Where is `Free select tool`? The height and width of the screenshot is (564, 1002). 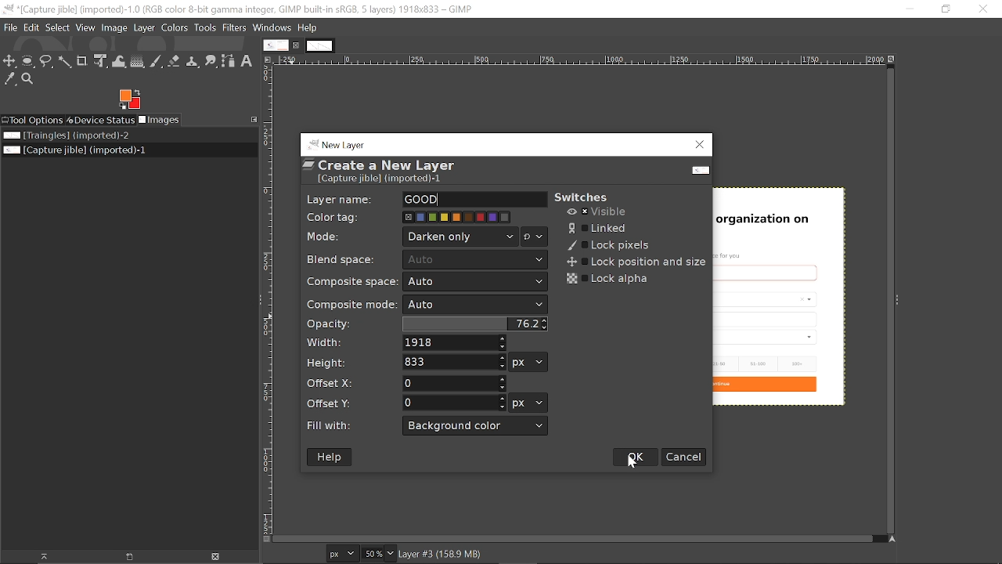
Free select tool is located at coordinates (46, 62).